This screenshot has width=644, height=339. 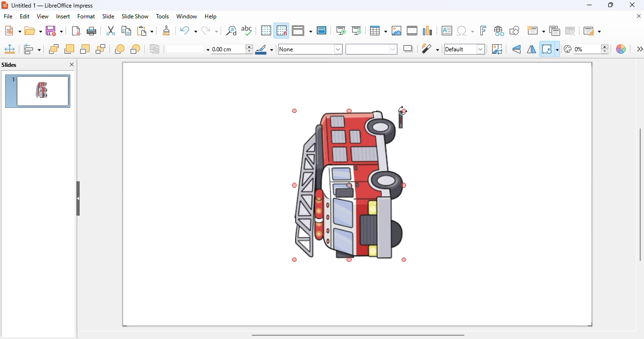 I want to click on open, so click(x=33, y=31).